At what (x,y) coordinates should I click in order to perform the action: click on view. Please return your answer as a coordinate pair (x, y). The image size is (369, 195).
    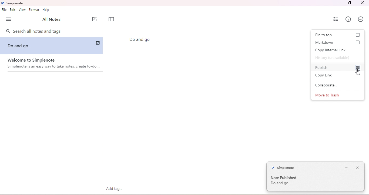
    Looking at the image, I should click on (22, 10).